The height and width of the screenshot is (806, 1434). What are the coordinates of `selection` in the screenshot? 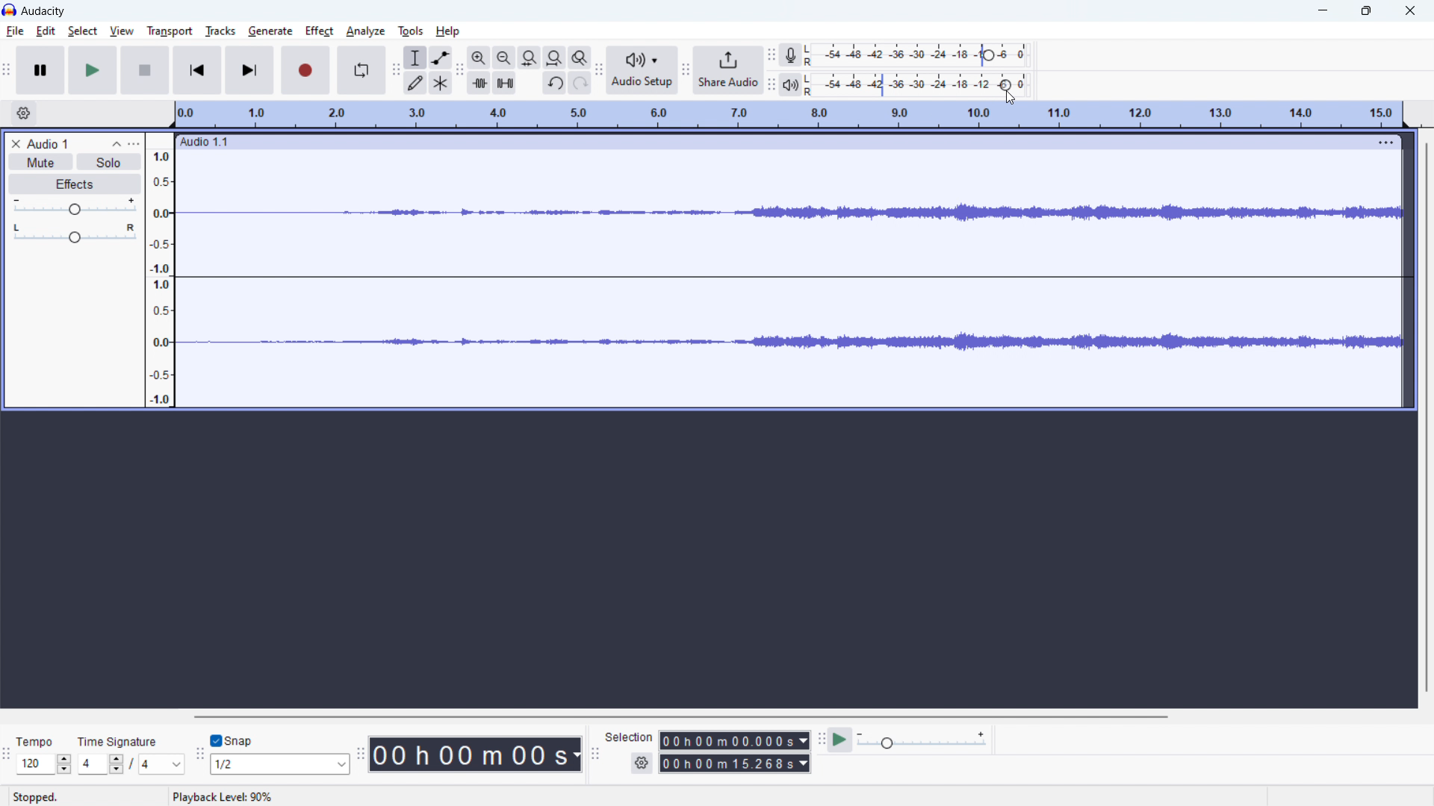 It's located at (628, 737).